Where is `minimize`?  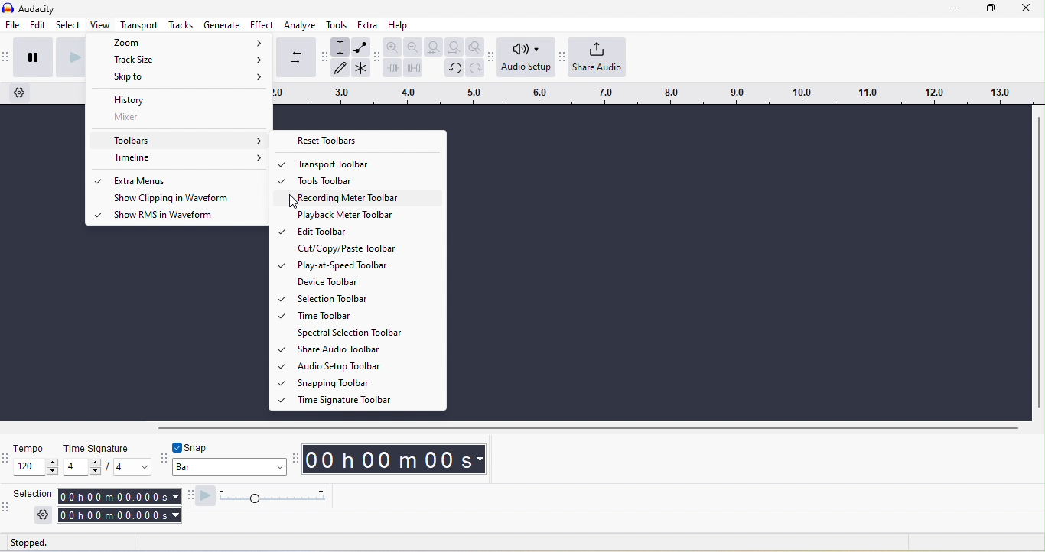 minimize is located at coordinates (956, 8).